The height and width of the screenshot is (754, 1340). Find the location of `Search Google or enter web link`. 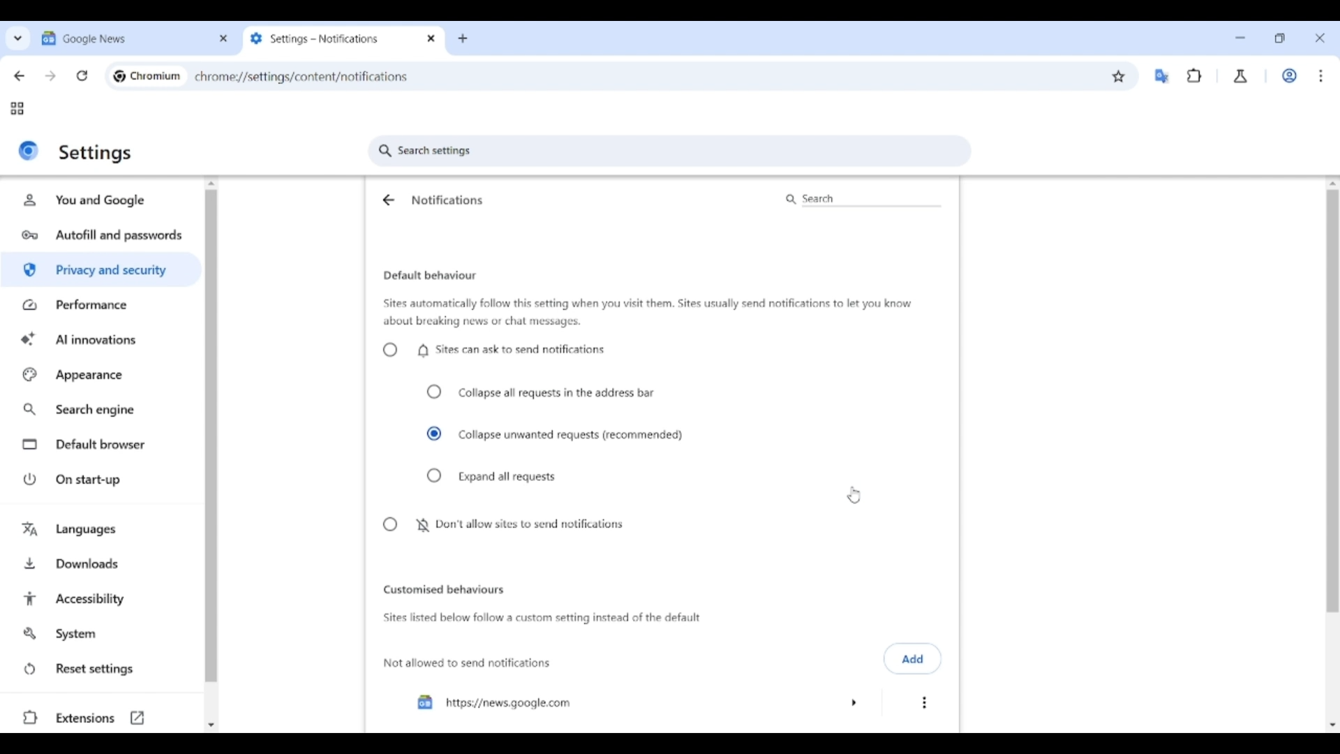

Search Google or enter web link is located at coordinates (750, 76).